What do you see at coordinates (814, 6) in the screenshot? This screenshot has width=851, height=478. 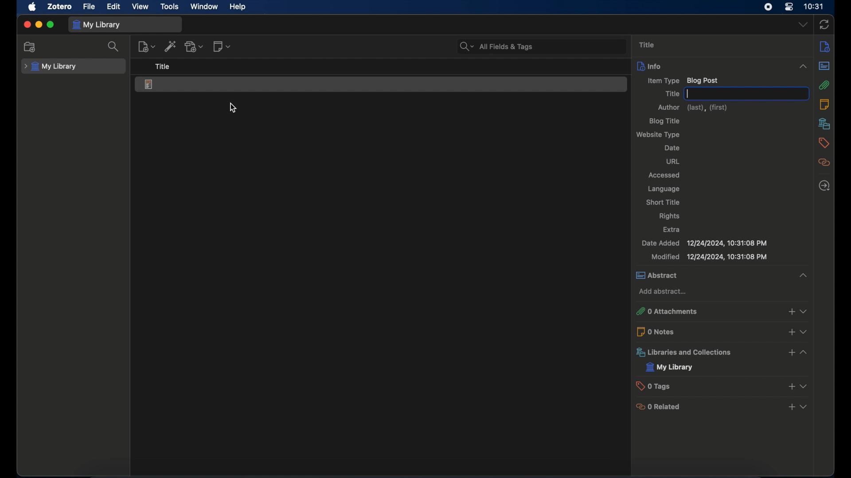 I see `time` at bounding box center [814, 6].